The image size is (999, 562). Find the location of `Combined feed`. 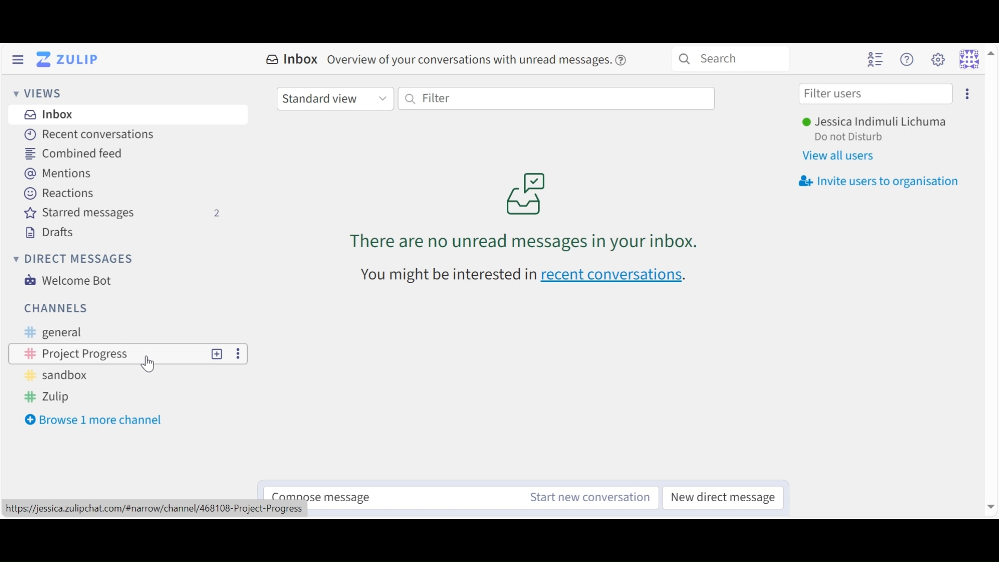

Combined feed is located at coordinates (71, 154).